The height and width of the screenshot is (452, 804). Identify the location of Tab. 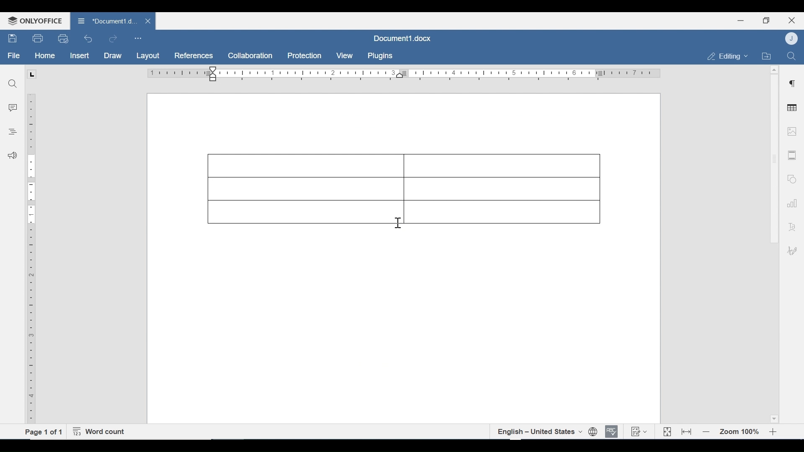
(31, 74).